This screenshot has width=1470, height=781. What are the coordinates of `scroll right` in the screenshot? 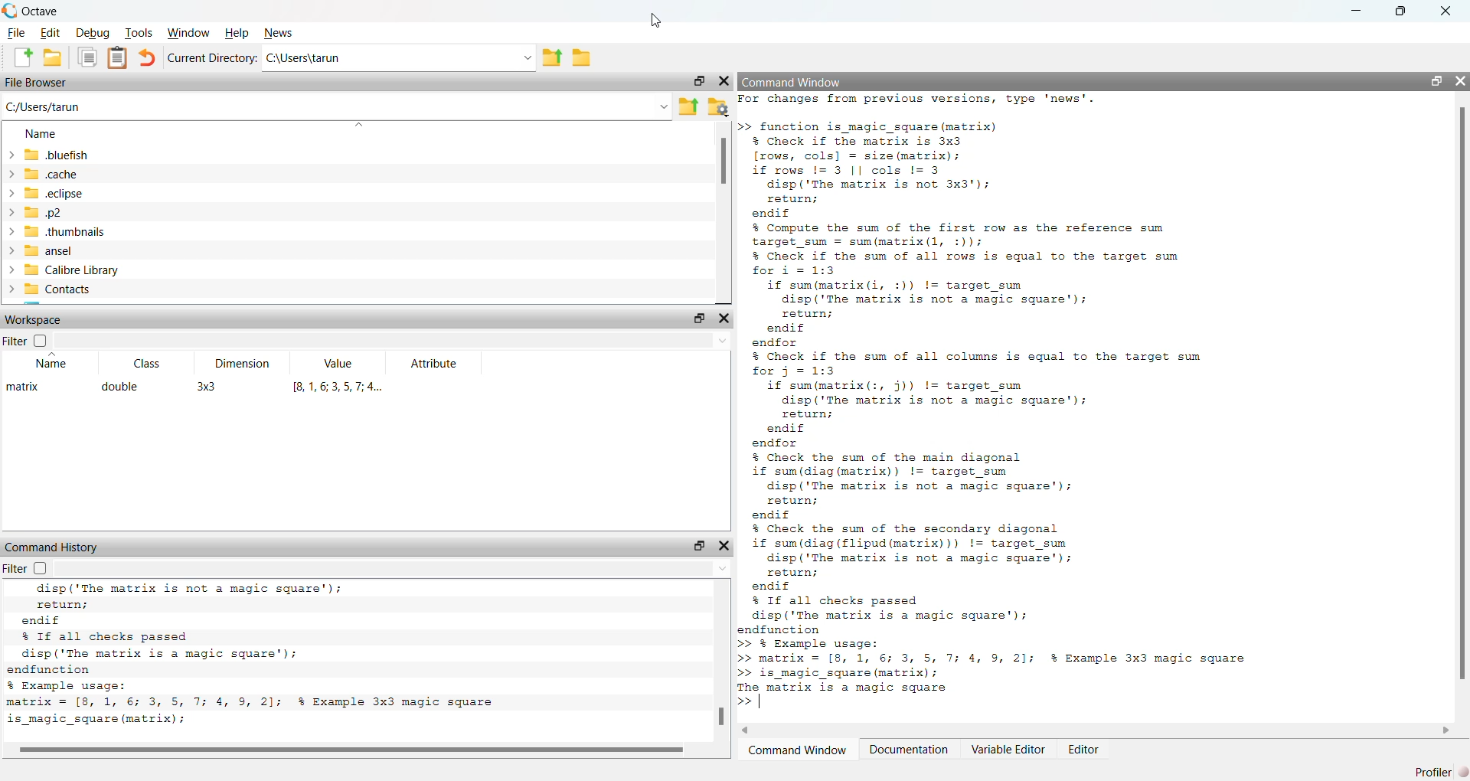 It's located at (1446, 731).